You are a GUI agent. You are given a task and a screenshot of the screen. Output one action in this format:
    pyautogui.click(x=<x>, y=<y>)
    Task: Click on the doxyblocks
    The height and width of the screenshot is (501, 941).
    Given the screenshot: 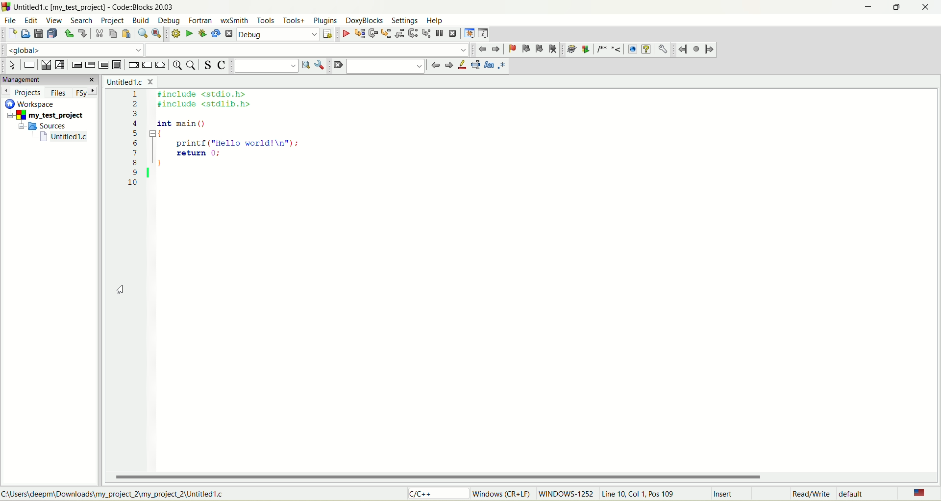 What is the action you would take?
    pyautogui.click(x=363, y=21)
    